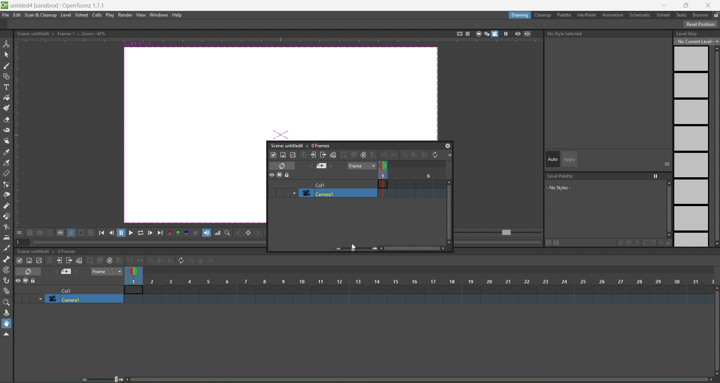 Image resolution: width=720 pixels, height=383 pixels. I want to click on close, so click(711, 4).